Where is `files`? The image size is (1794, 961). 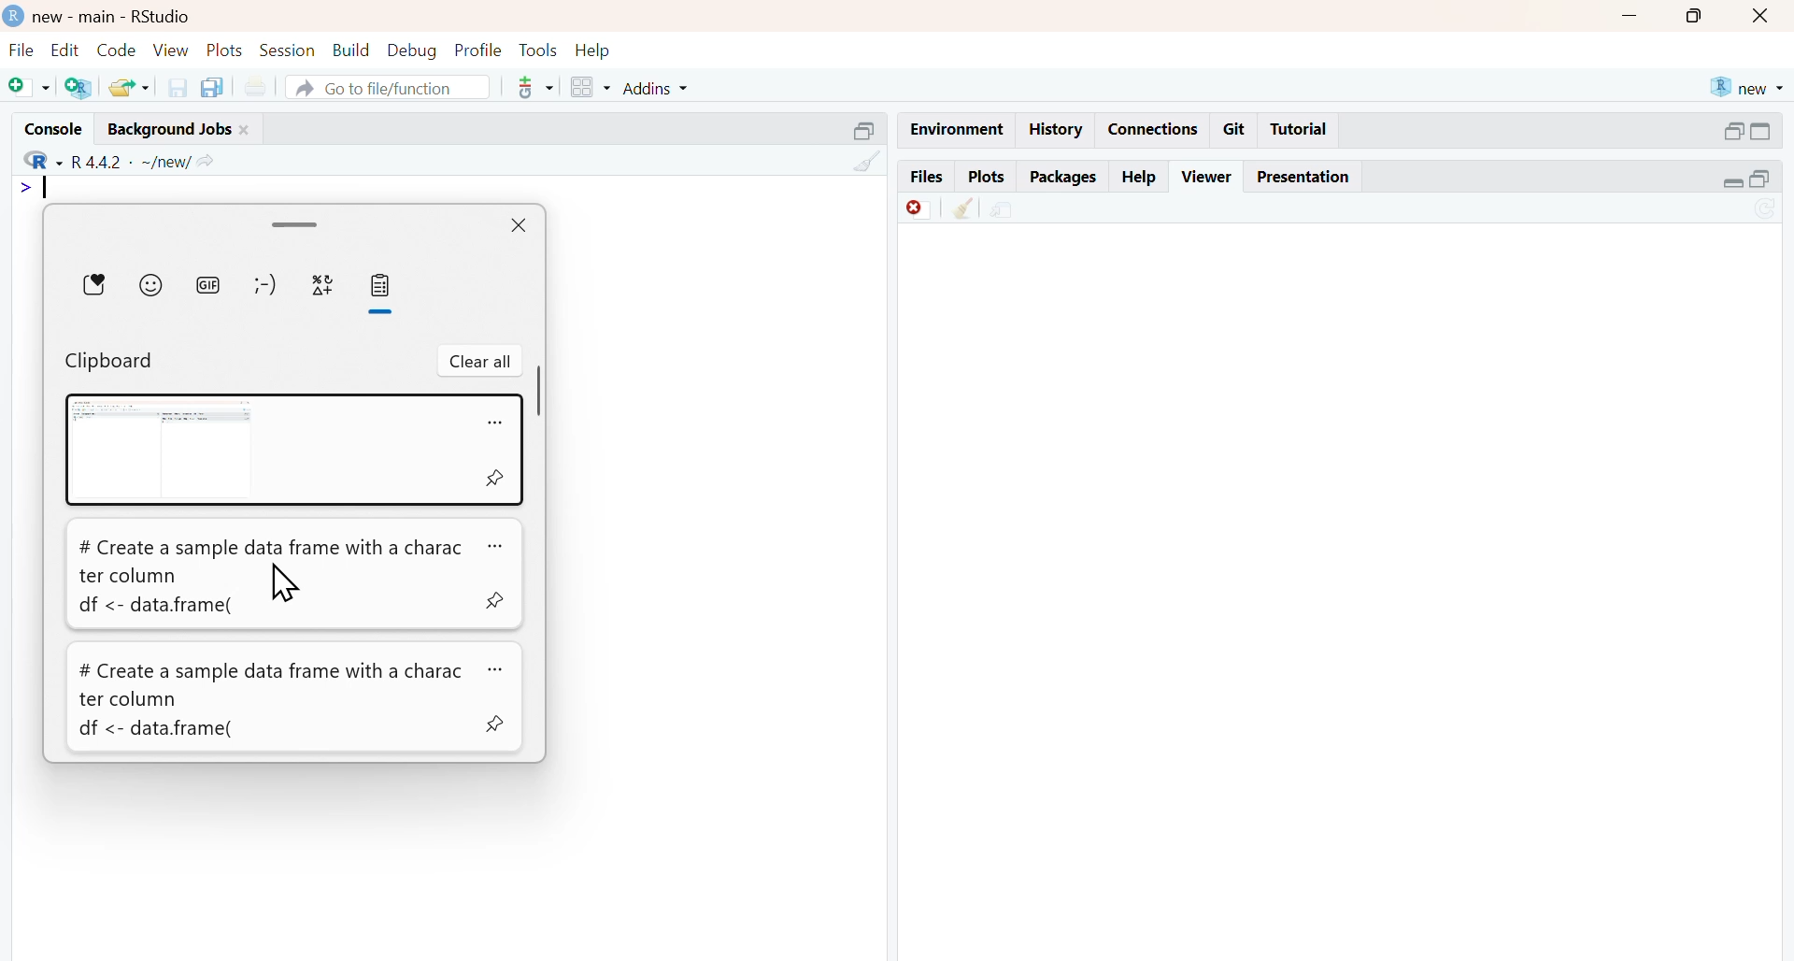
files is located at coordinates (928, 178).